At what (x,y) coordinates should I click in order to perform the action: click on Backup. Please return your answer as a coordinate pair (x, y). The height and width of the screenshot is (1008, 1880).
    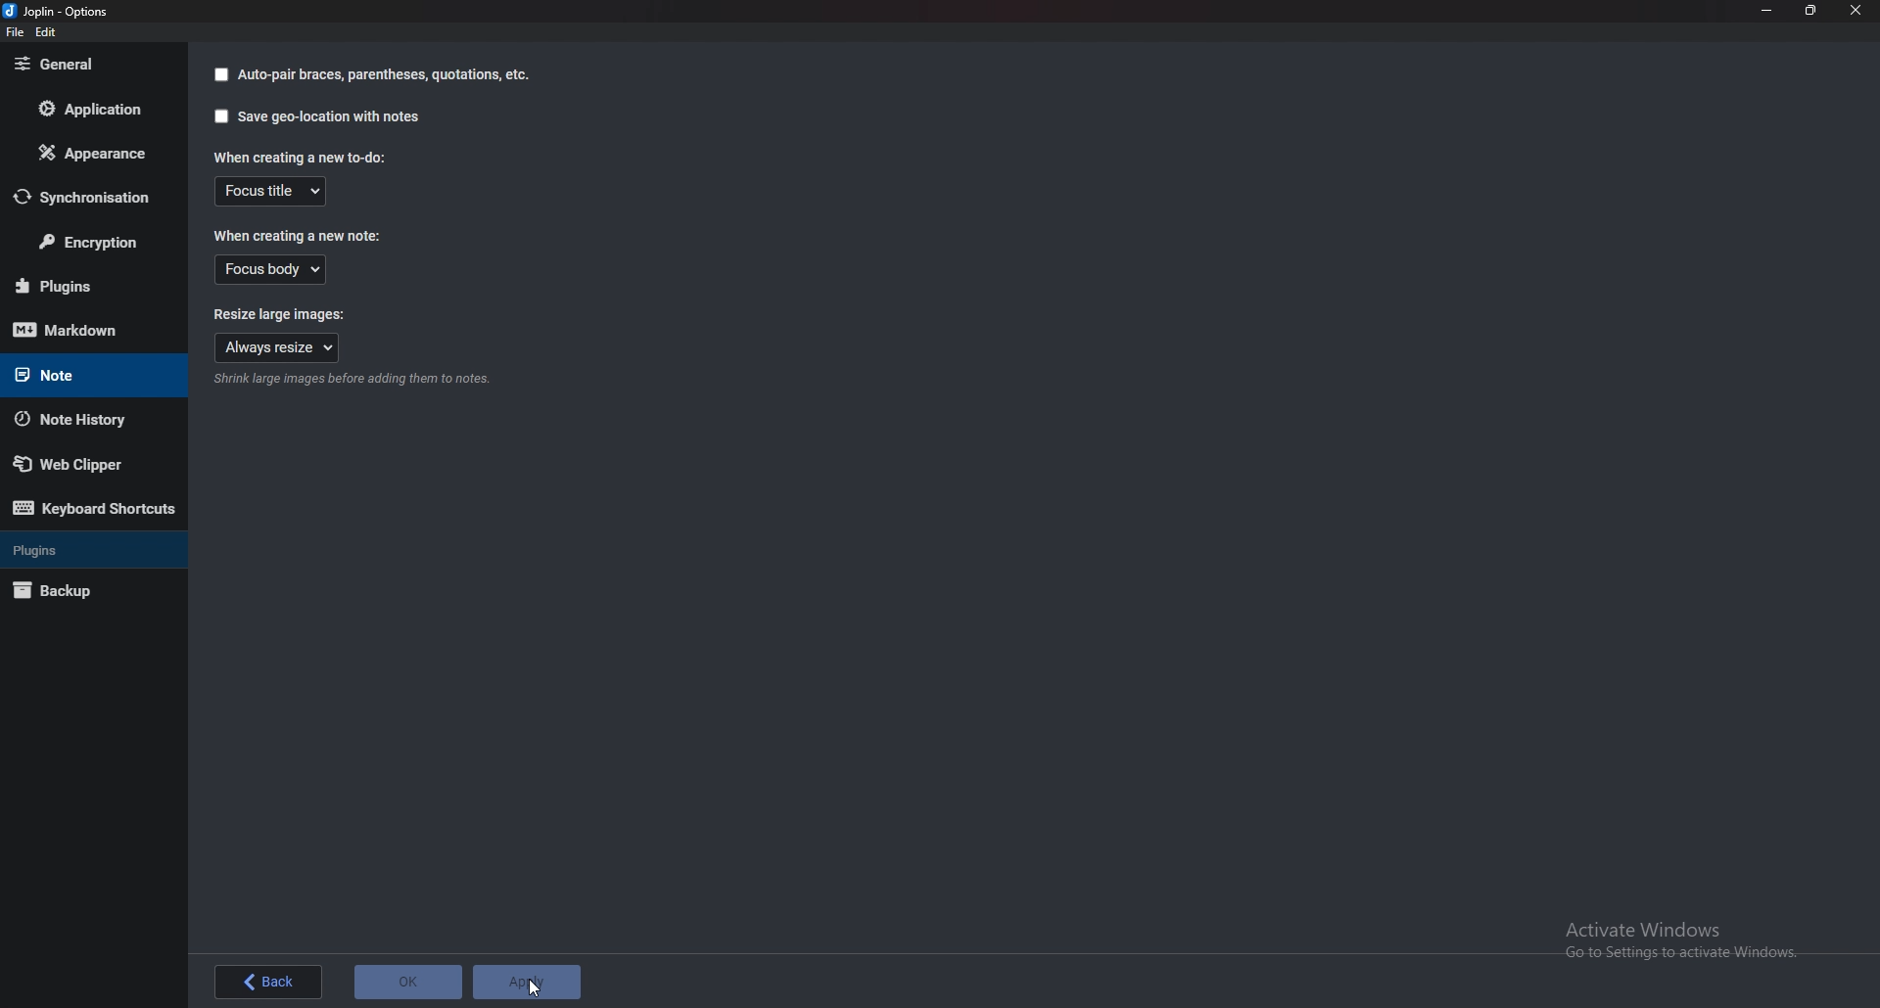
    Looking at the image, I should click on (81, 591).